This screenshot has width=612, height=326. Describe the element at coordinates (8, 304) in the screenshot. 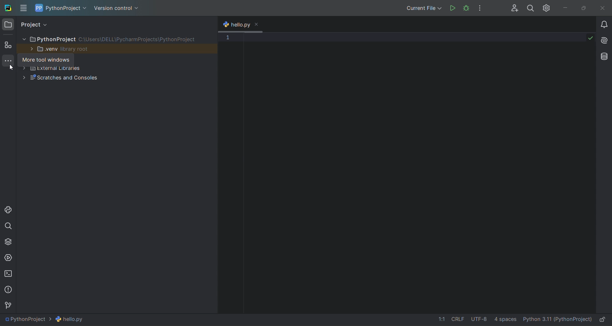

I see `version control` at that location.